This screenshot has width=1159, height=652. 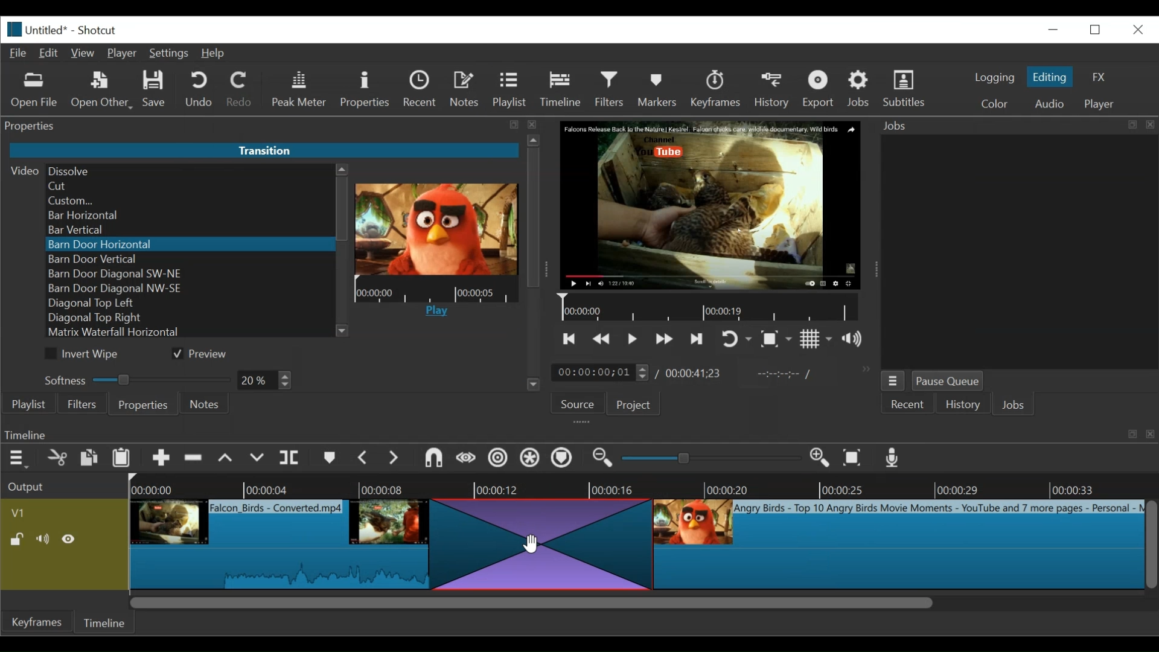 I want to click on Horizontal scroll bar, so click(x=530, y=601).